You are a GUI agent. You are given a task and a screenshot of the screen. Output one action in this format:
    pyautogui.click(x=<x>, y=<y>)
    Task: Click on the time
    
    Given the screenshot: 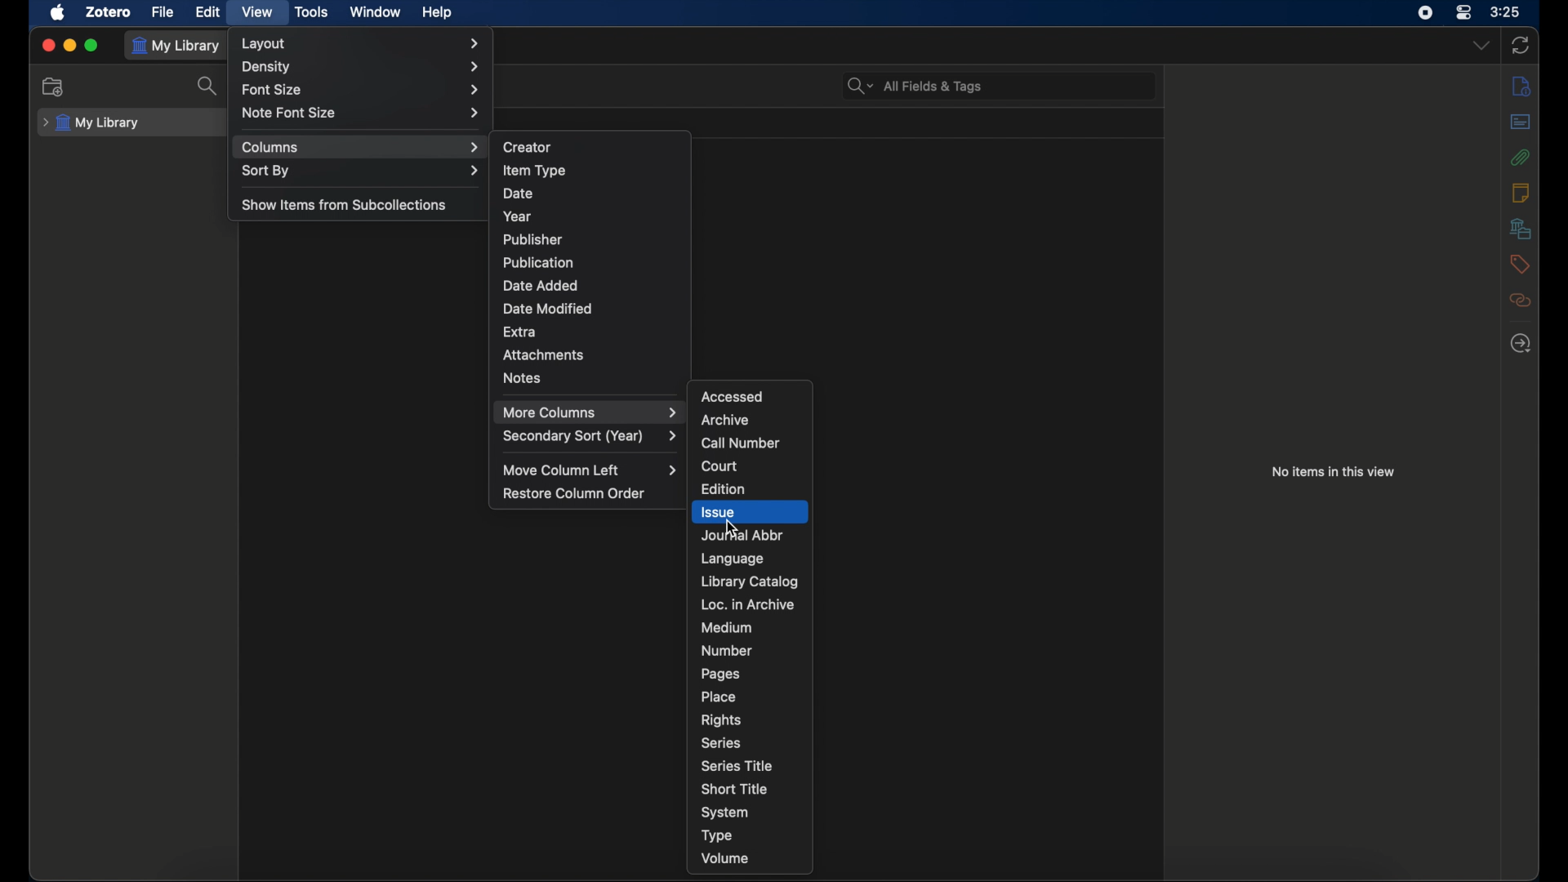 What is the action you would take?
    pyautogui.click(x=1506, y=12)
    